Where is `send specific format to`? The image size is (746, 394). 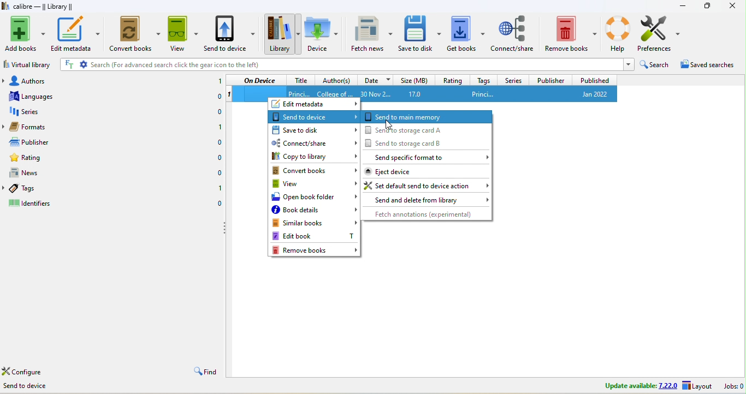
send specific format to is located at coordinates (427, 157).